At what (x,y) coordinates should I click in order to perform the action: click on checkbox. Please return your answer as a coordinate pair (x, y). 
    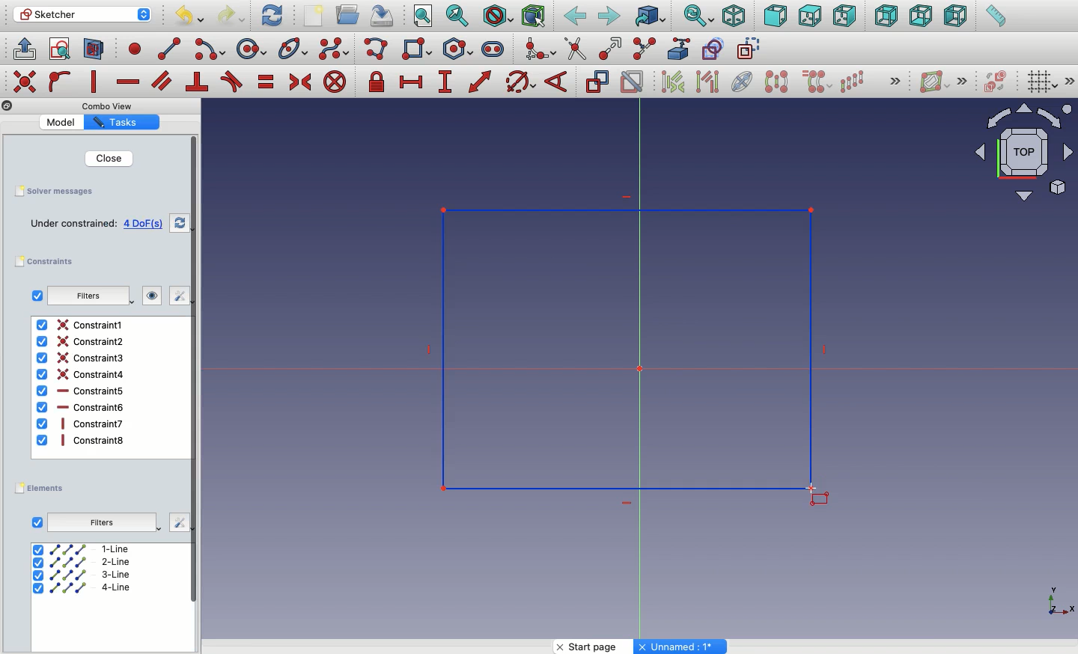
    Looking at the image, I should click on (37, 296).